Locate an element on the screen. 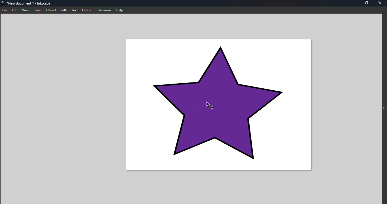 The height and width of the screenshot is (204, 387). Layer is located at coordinates (38, 10).